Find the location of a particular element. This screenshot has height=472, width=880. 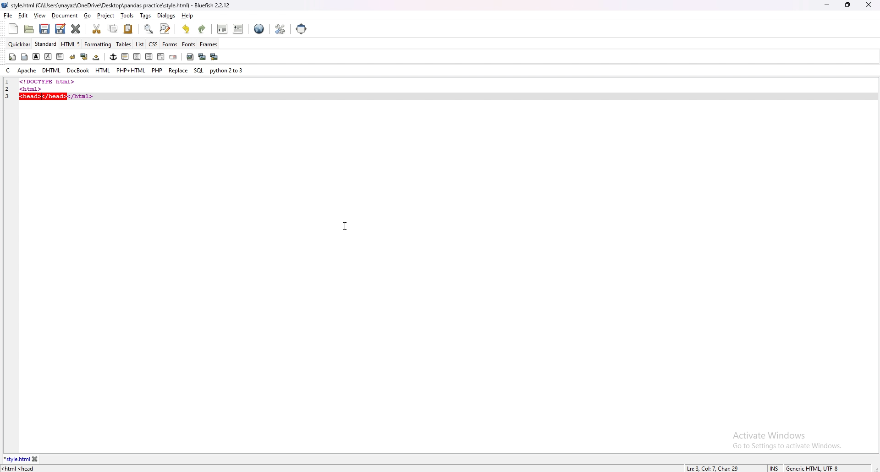

right indent is located at coordinates (148, 56).